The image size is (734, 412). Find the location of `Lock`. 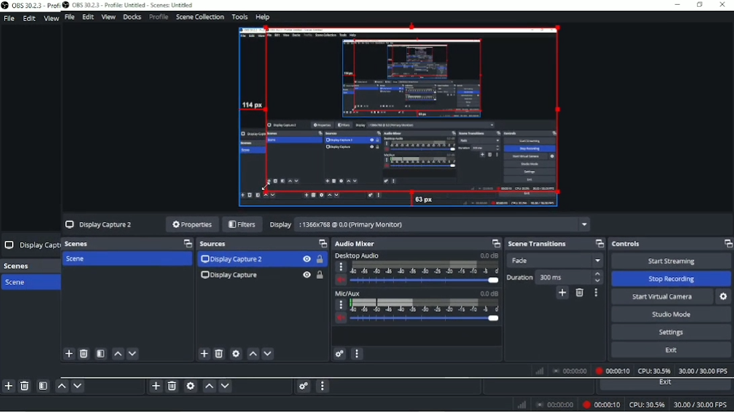

Lock is located at coordinates (322, 260).